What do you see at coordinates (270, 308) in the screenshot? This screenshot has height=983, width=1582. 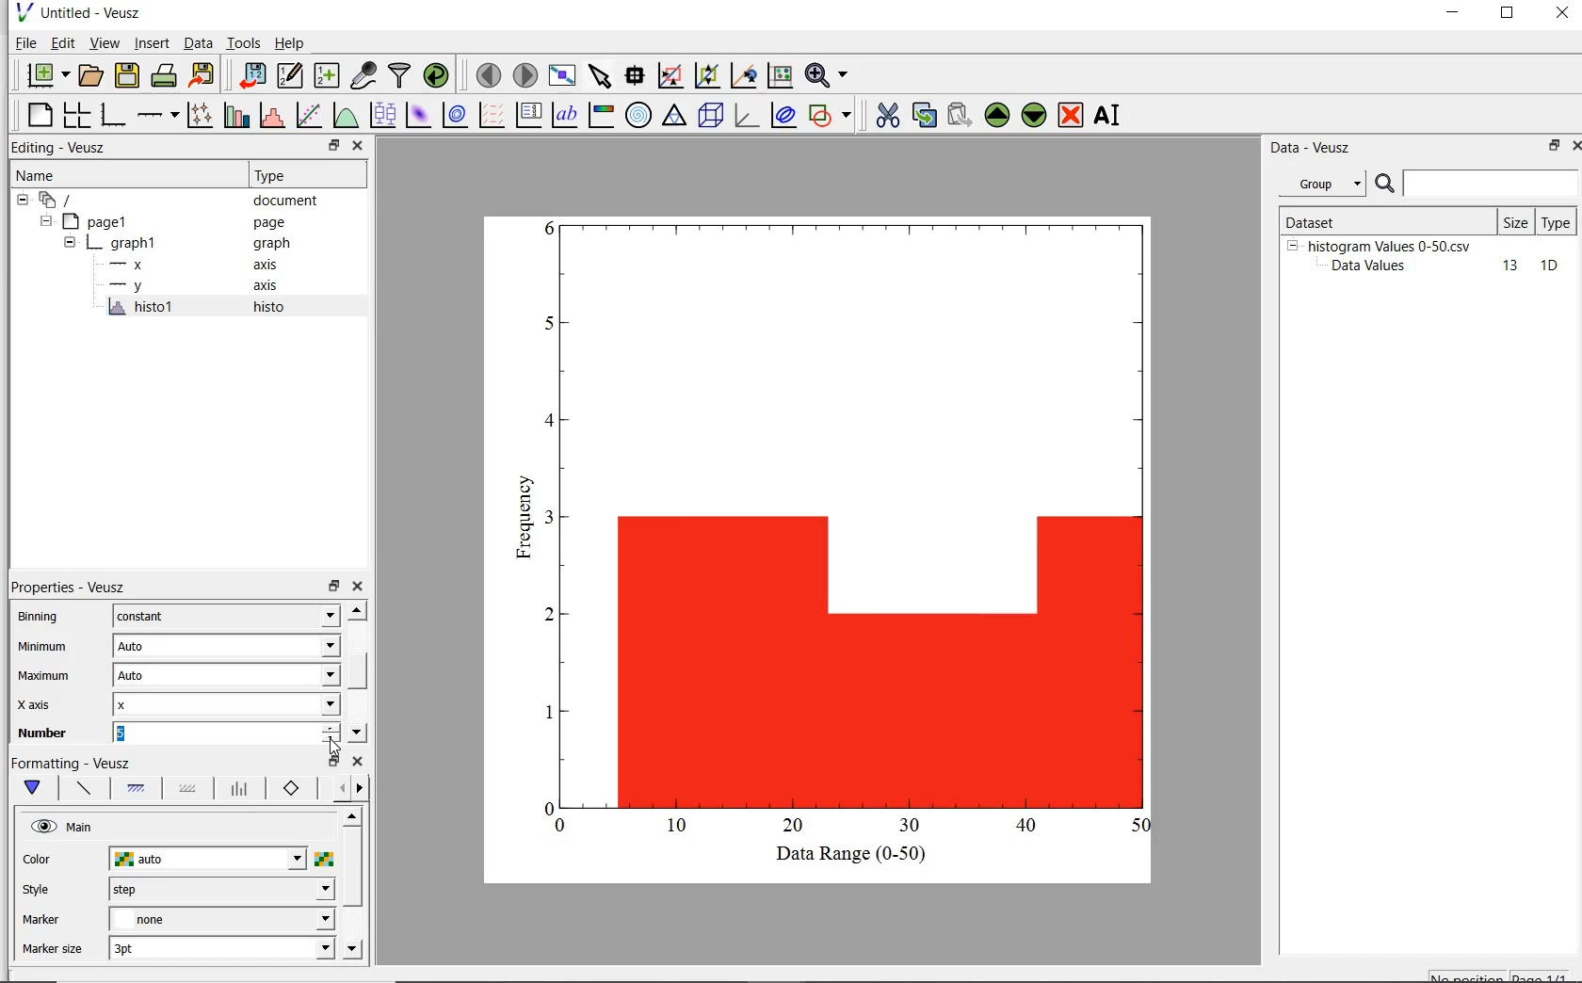 I see `histo` at bounding box center [270, 308].